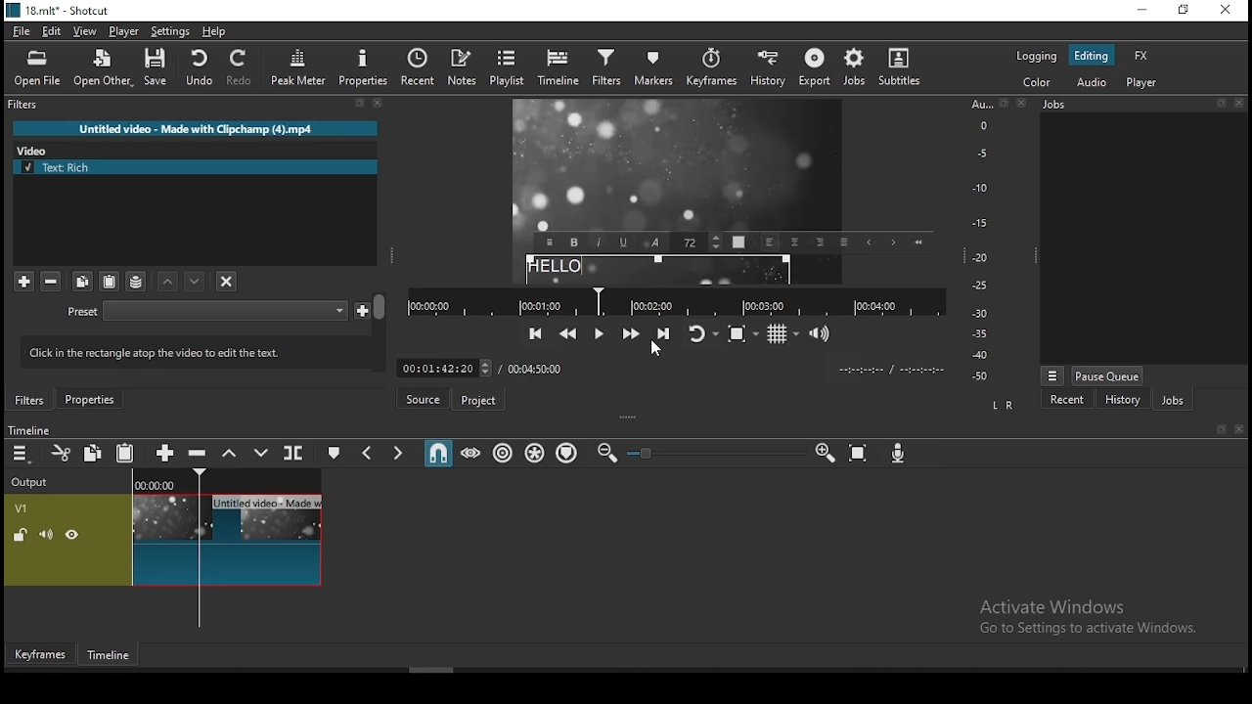 The image size is (1252, 704). What do you see at coordinates (1238, 429) in the screenshot?
I see `Close` at bounding box center [1238, 429].